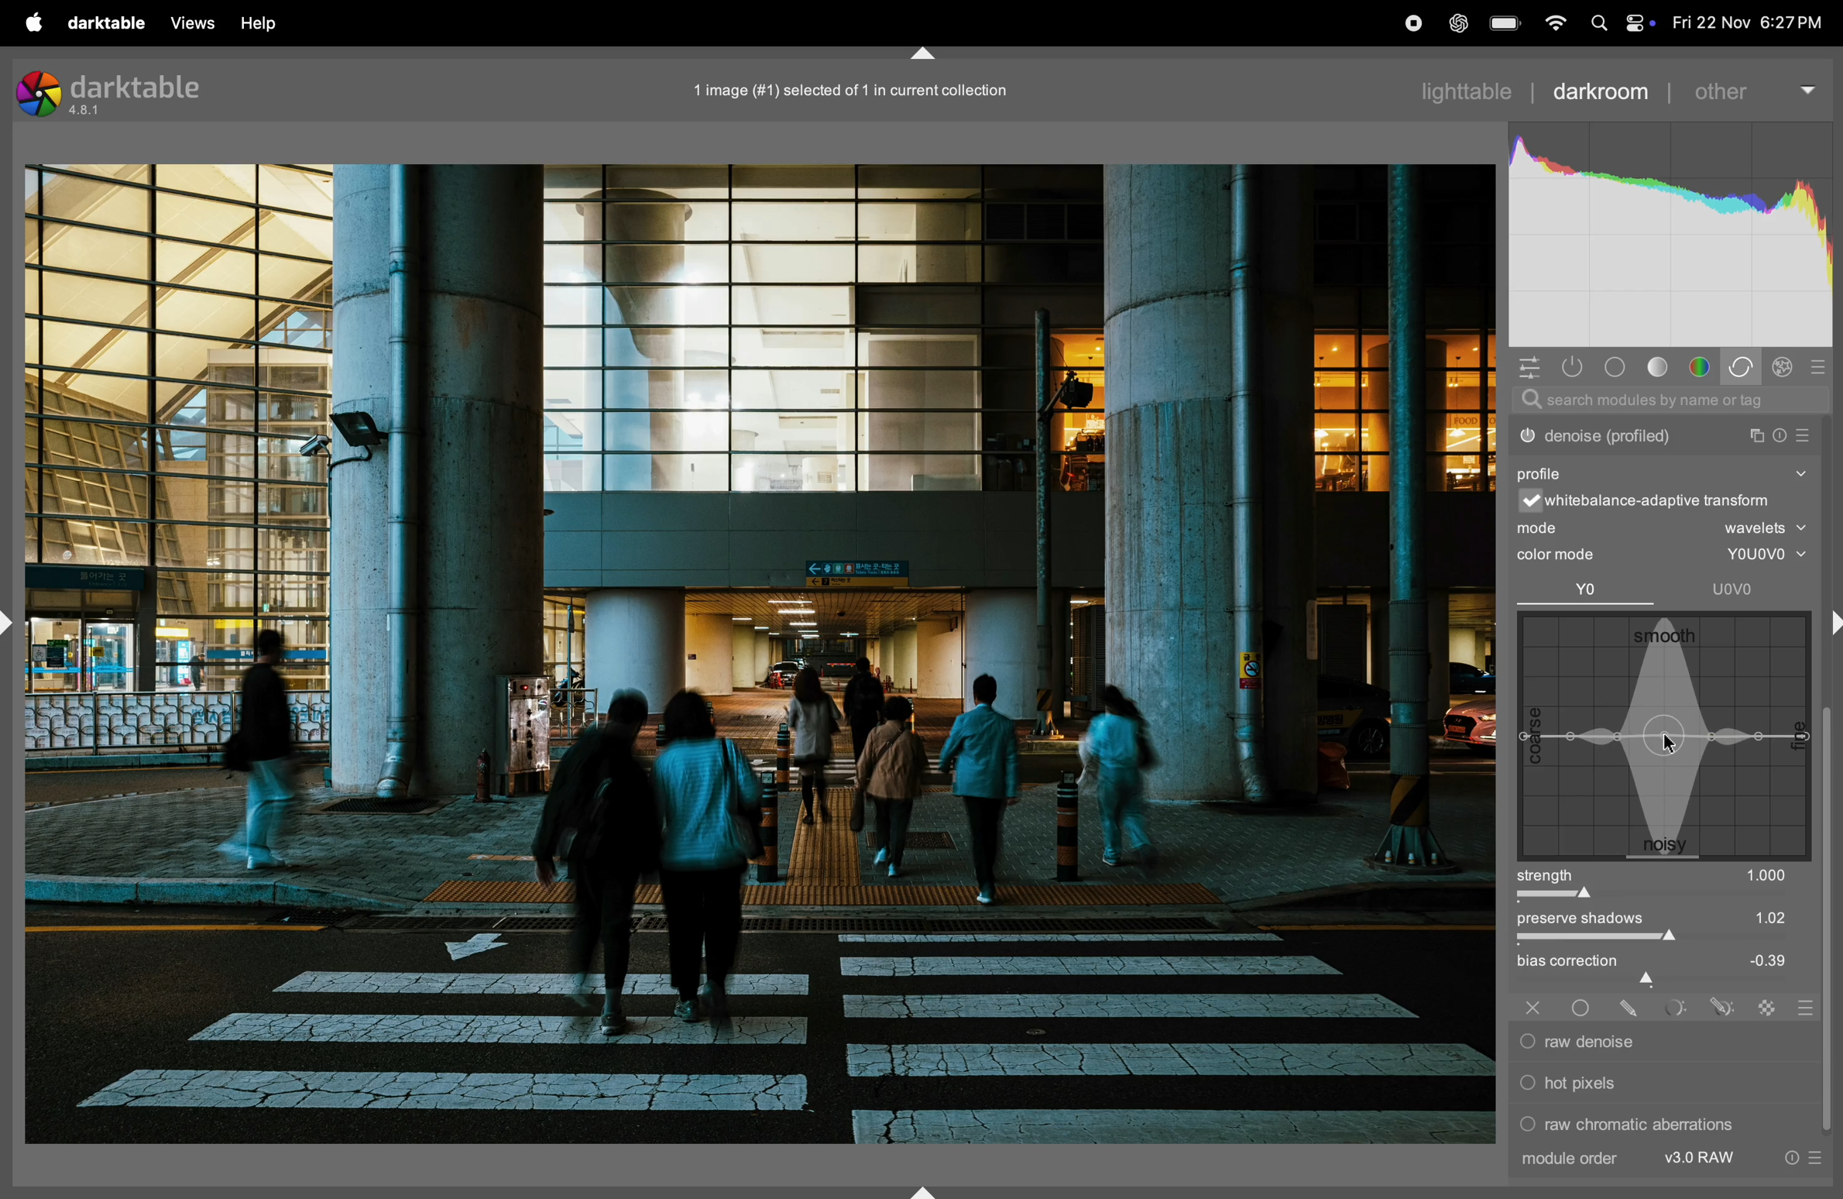 This screenshot has width=1843, height=1199. Describe the element at coordinates (1745, 366) in the screenshot. I see `correct` at that location.